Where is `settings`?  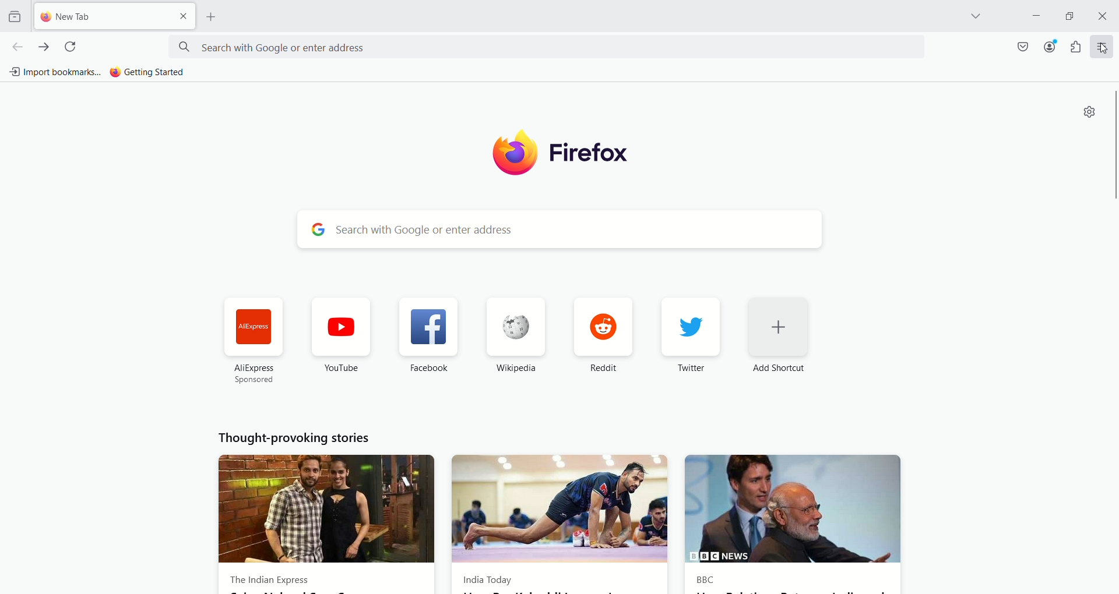
settings is located at coordinates (1092, 111).